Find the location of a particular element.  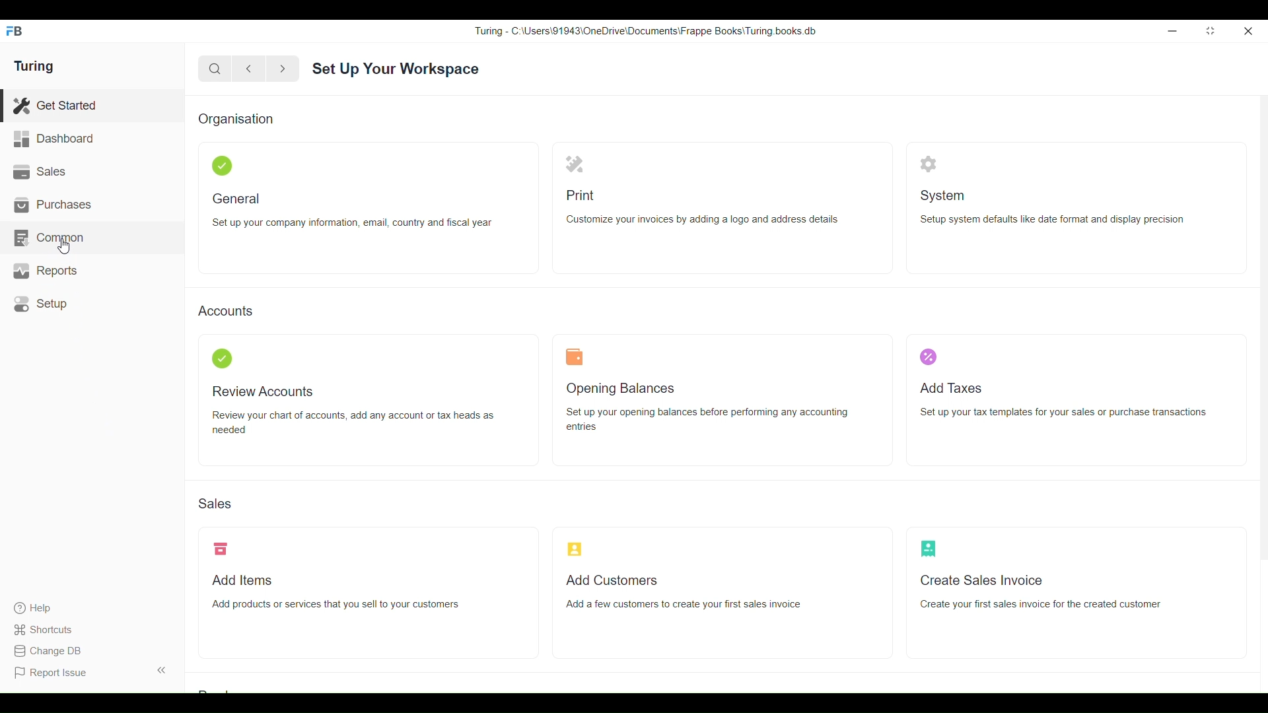

Opening Balances Set up your opening balances before performing any accounting entries is located at coordinates (707, 407).